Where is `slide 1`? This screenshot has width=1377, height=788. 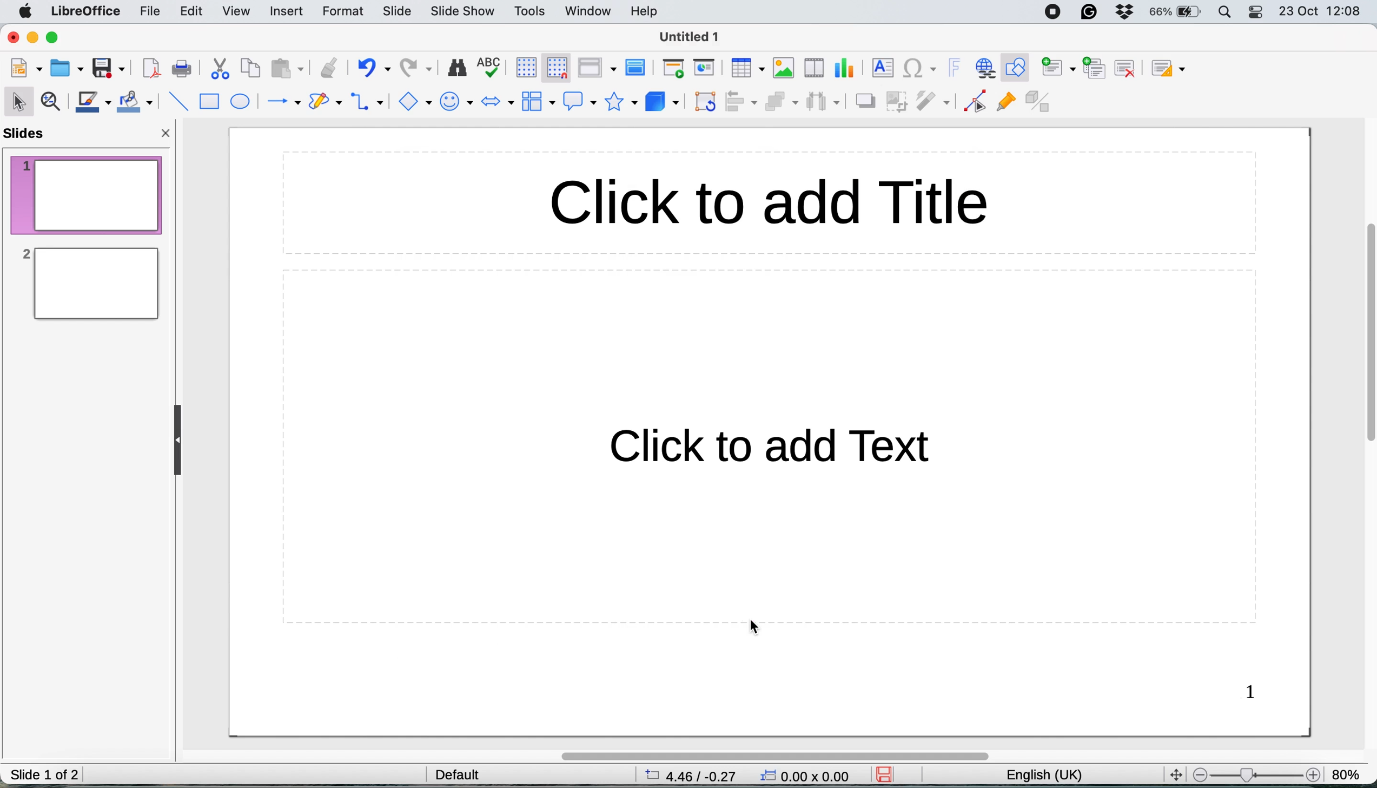
slide 1 is located at coordinates (87, 194).